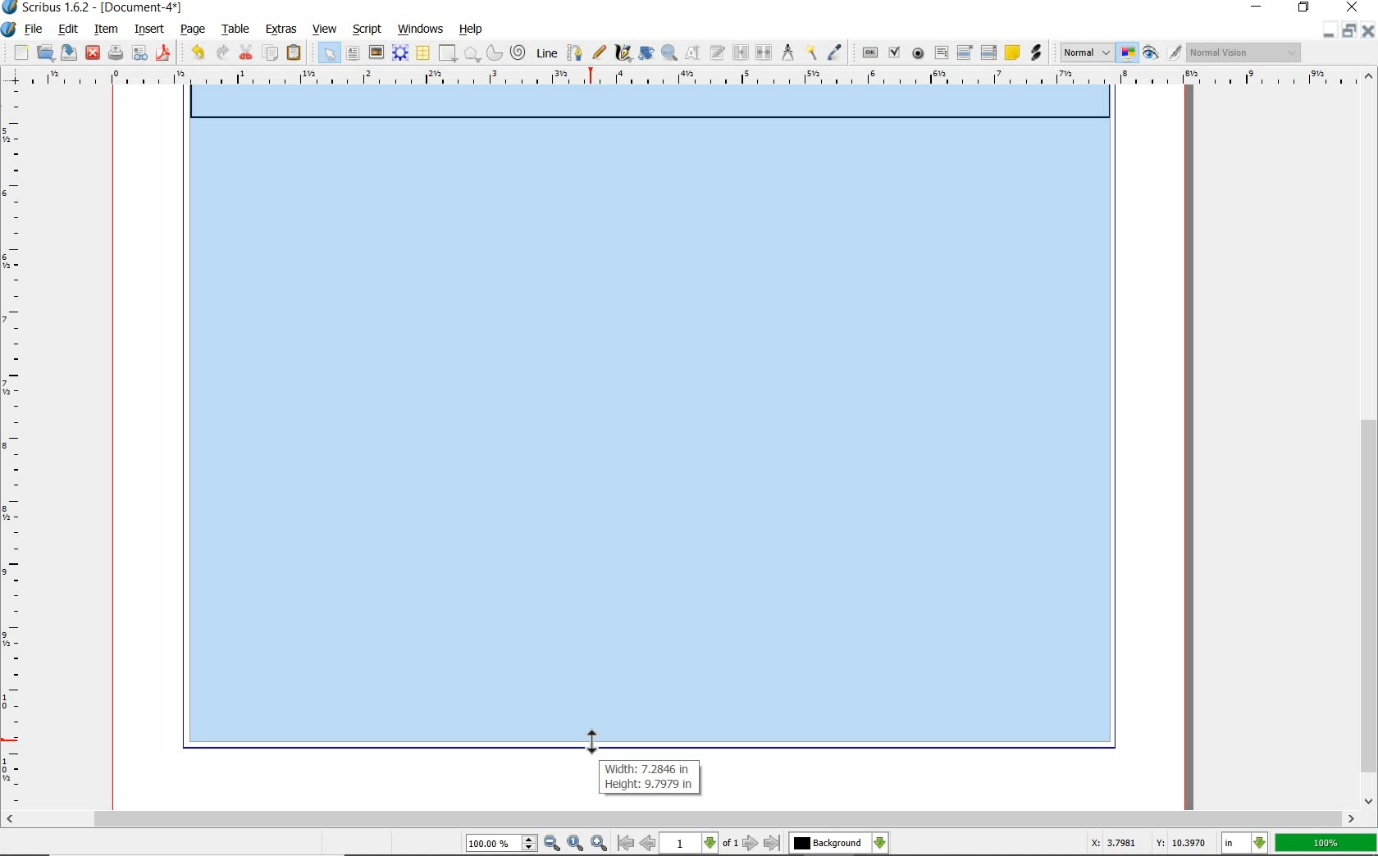  What do you see at coordinates (1368, 439) in the screenshot?
I see `scrollbar` at bounding box center [1368, 439].